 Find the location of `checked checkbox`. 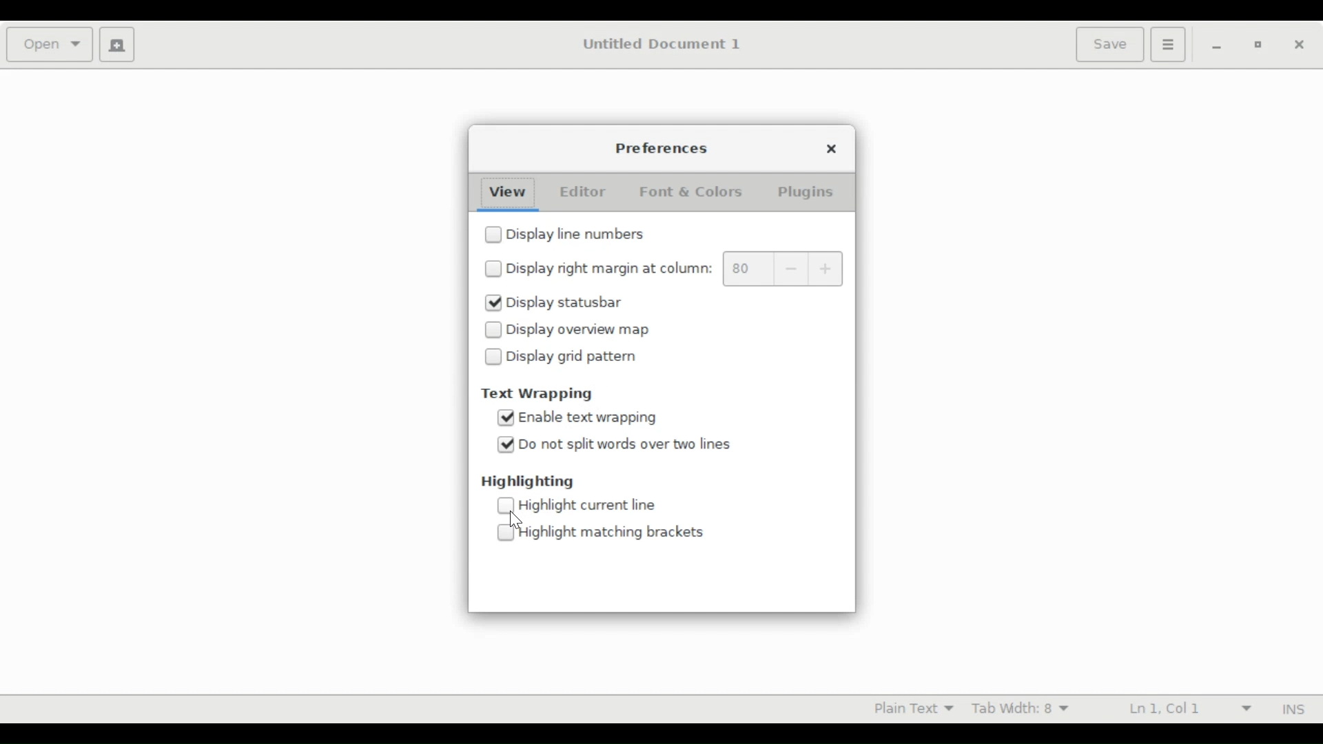

checked checkbox is located at coordinates (493, 303).